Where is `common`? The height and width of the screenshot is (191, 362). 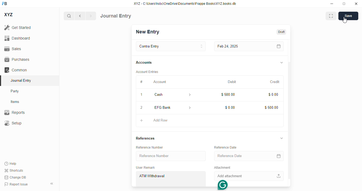
common is located at coordinates (16, 70).